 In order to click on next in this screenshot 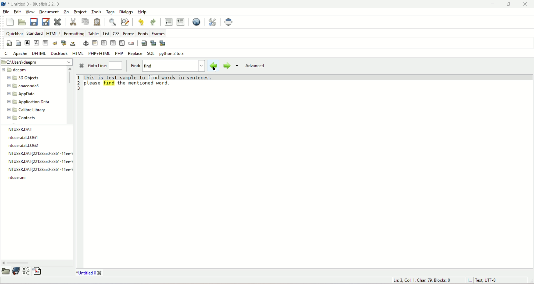, I will do `click(227, 66)`.